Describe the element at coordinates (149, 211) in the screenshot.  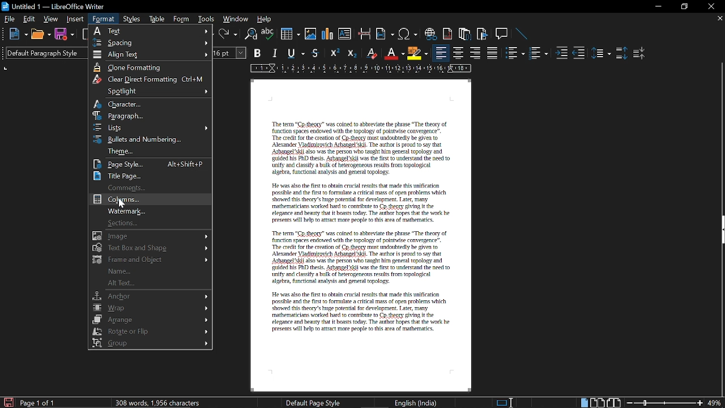
I see `Watermark` at that location.